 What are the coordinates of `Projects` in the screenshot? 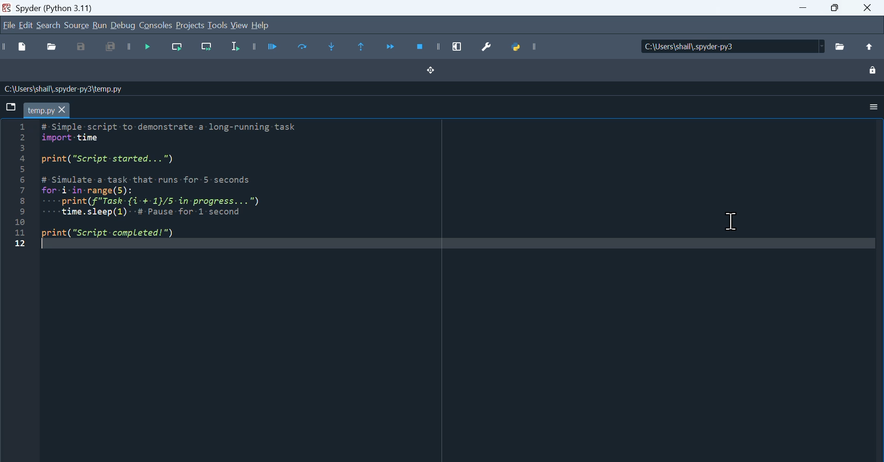 It's located at (191, 24).